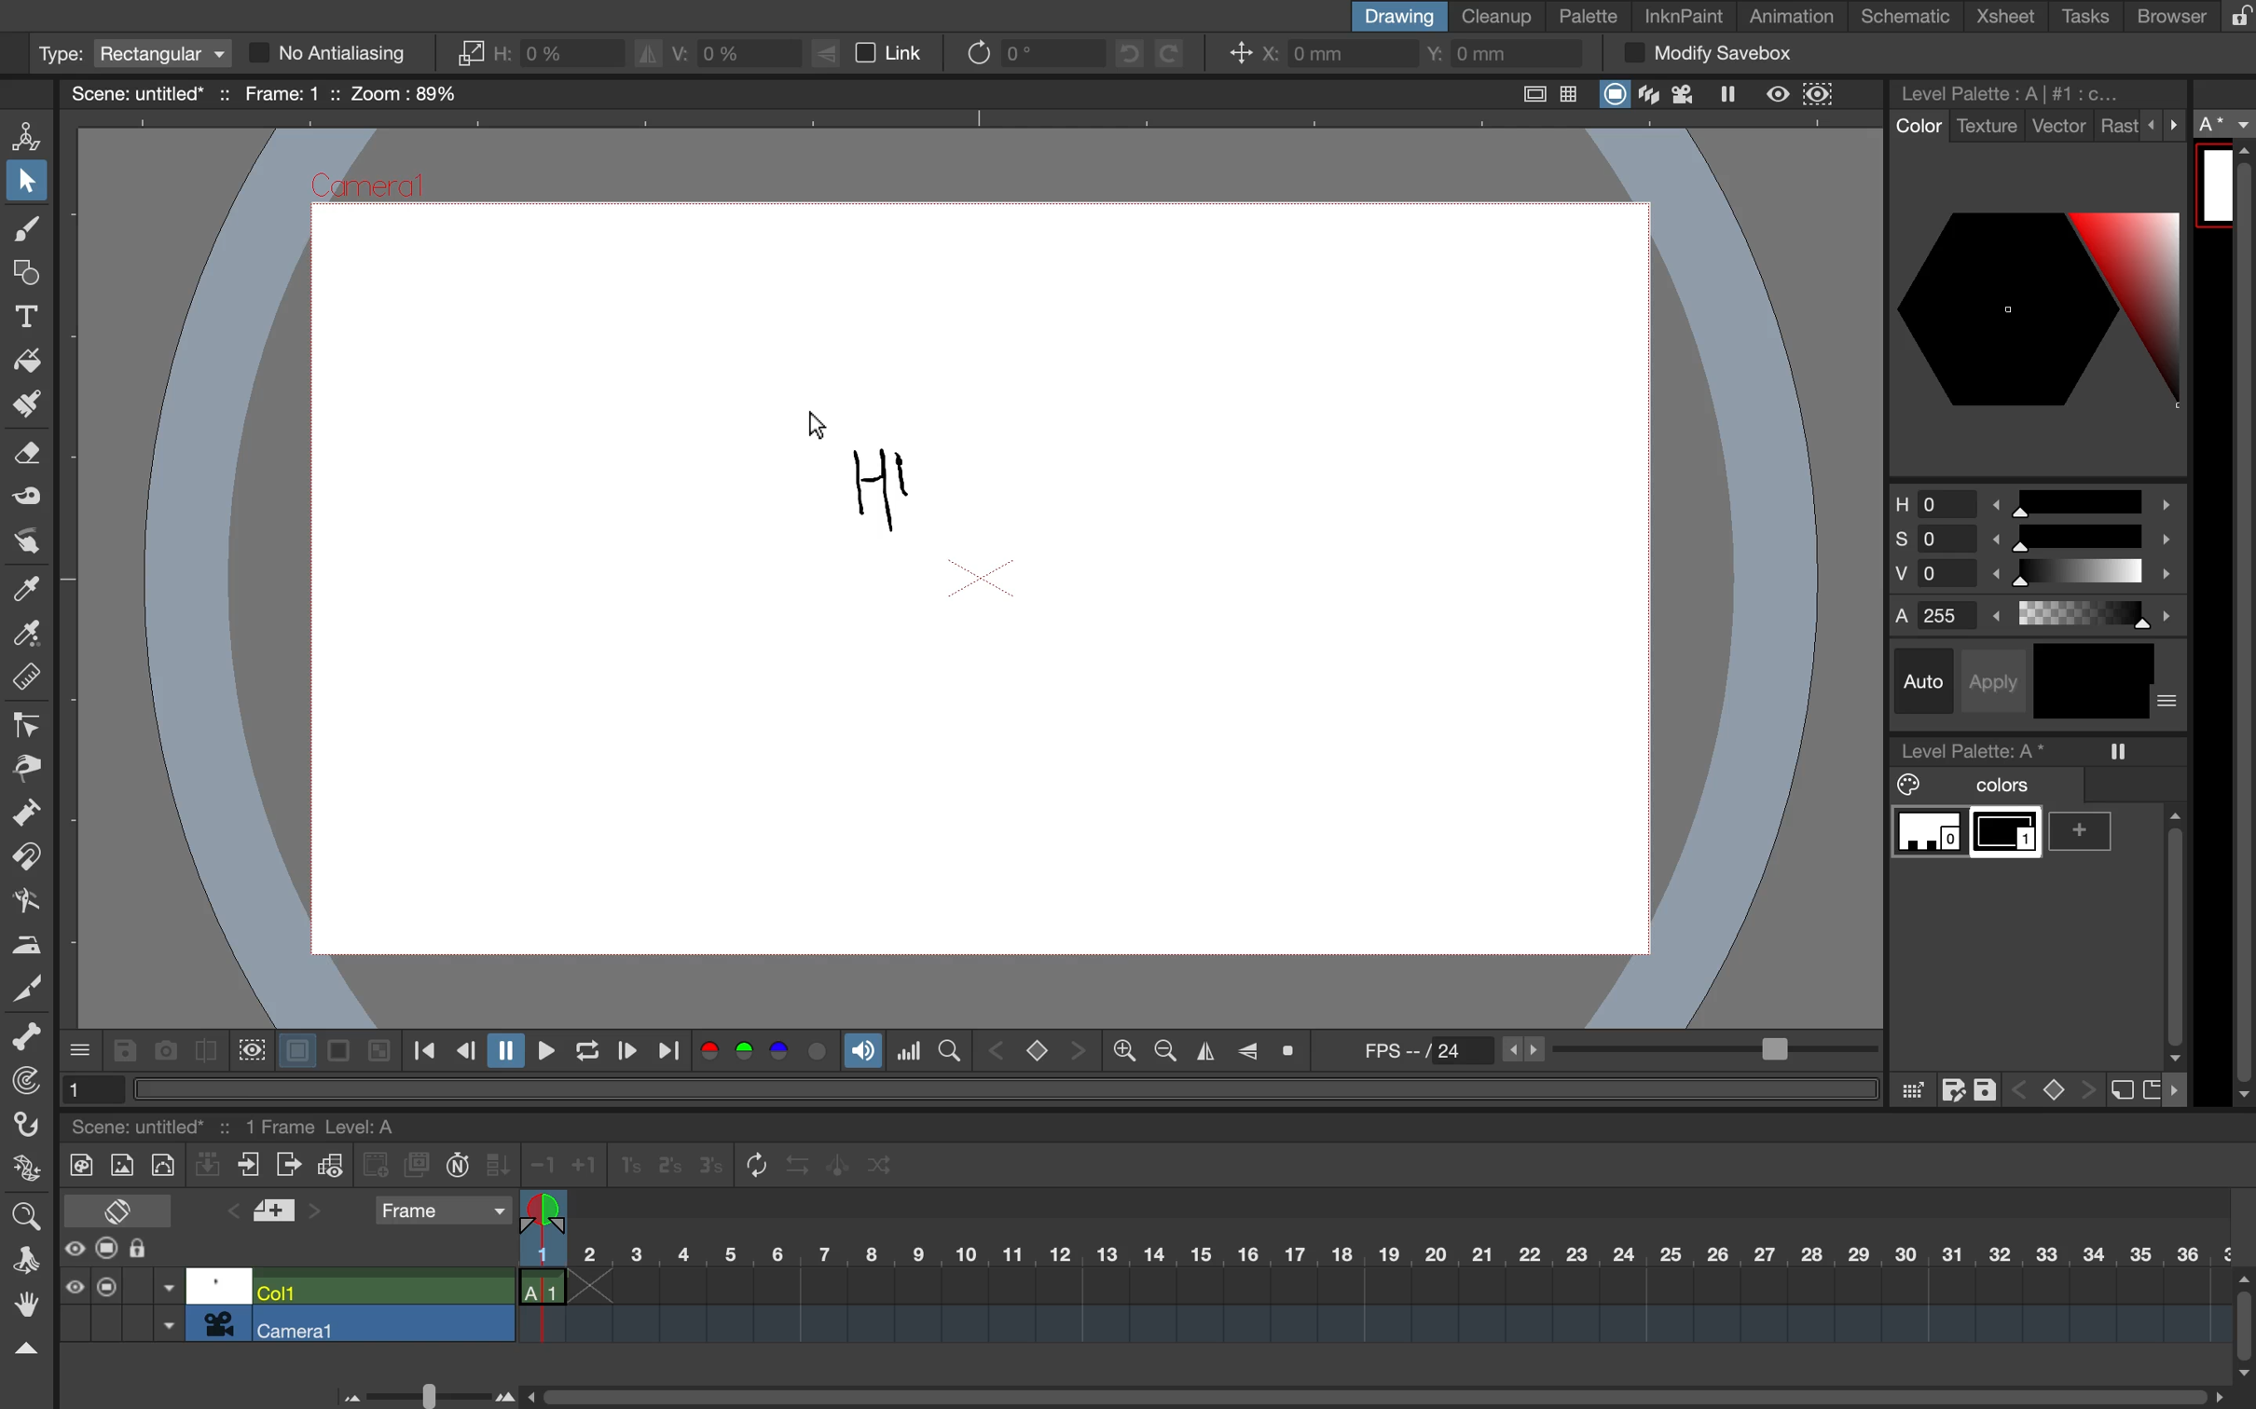 The height and width of the screenshot is (1409, 2256). What do you see at coordinates (123, 1051) in the screenshot?
I see `save` at bounding box center [123, 1051].